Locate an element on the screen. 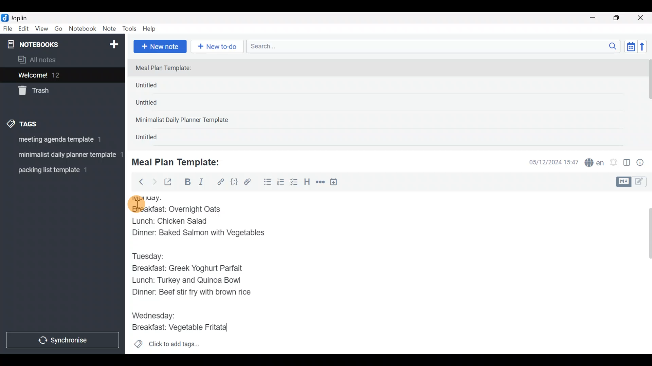 Image resolution: width=652 pixels, height=366 pixels. Checkbox is located at coordinates (295, 183).